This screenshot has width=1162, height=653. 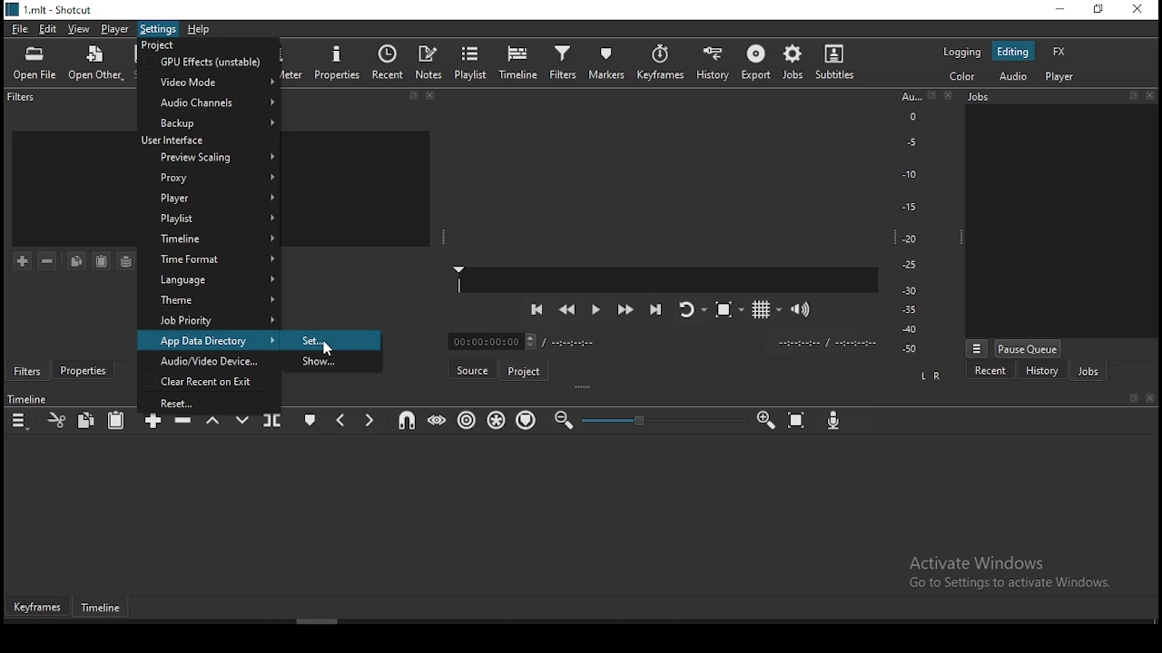 What do you see at coordinates (210, 219) in the screenshot?
I see `playlist` at bounding box center [210, 219].